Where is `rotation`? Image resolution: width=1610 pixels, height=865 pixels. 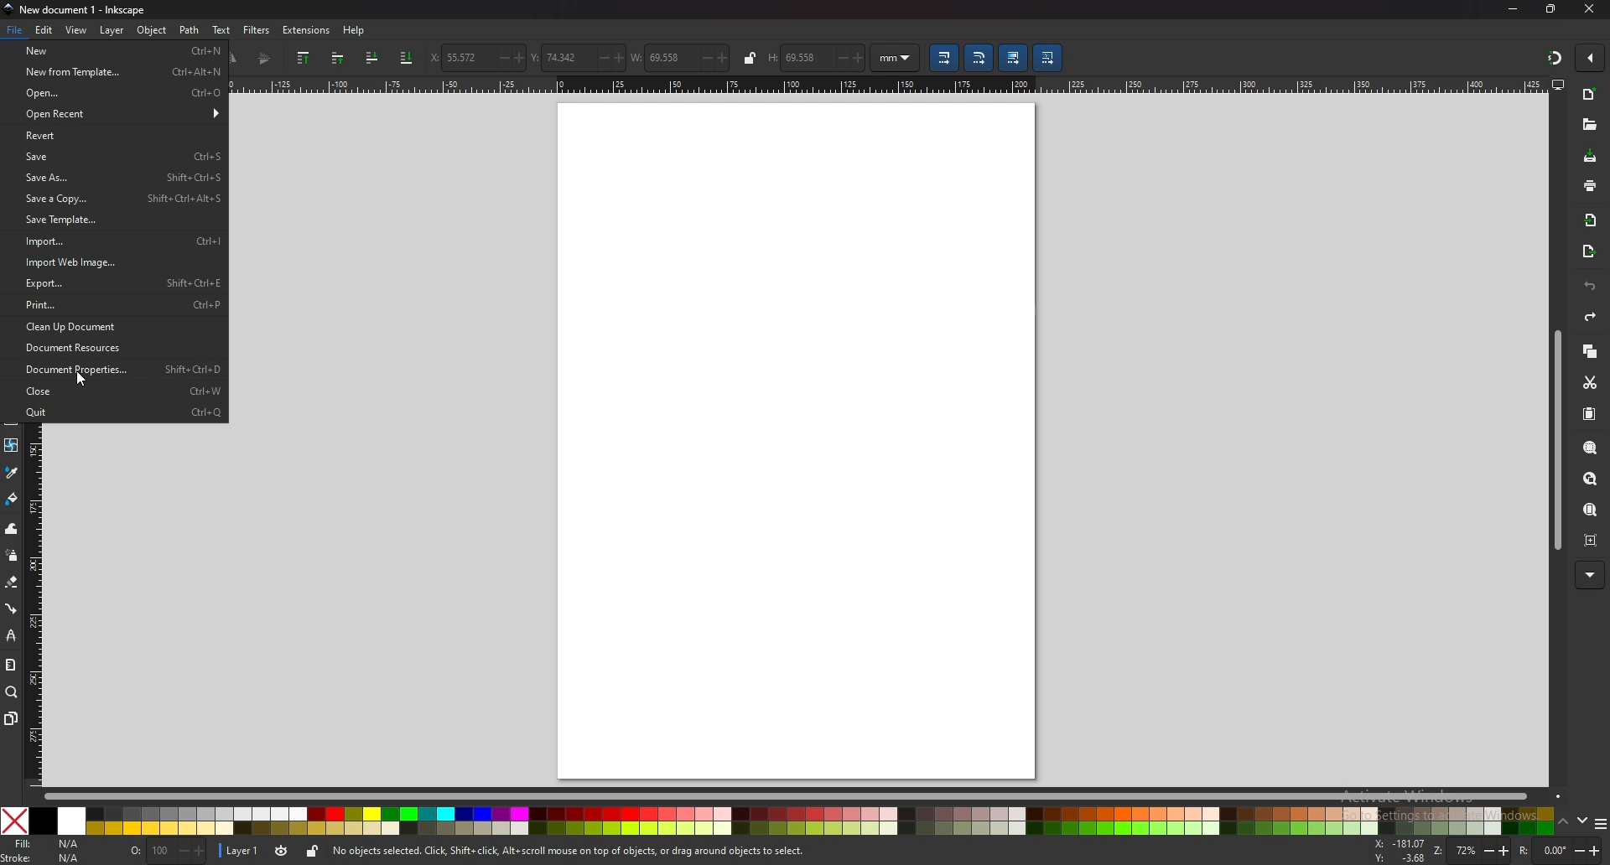 rotation is located at coordinates (1541, 852).